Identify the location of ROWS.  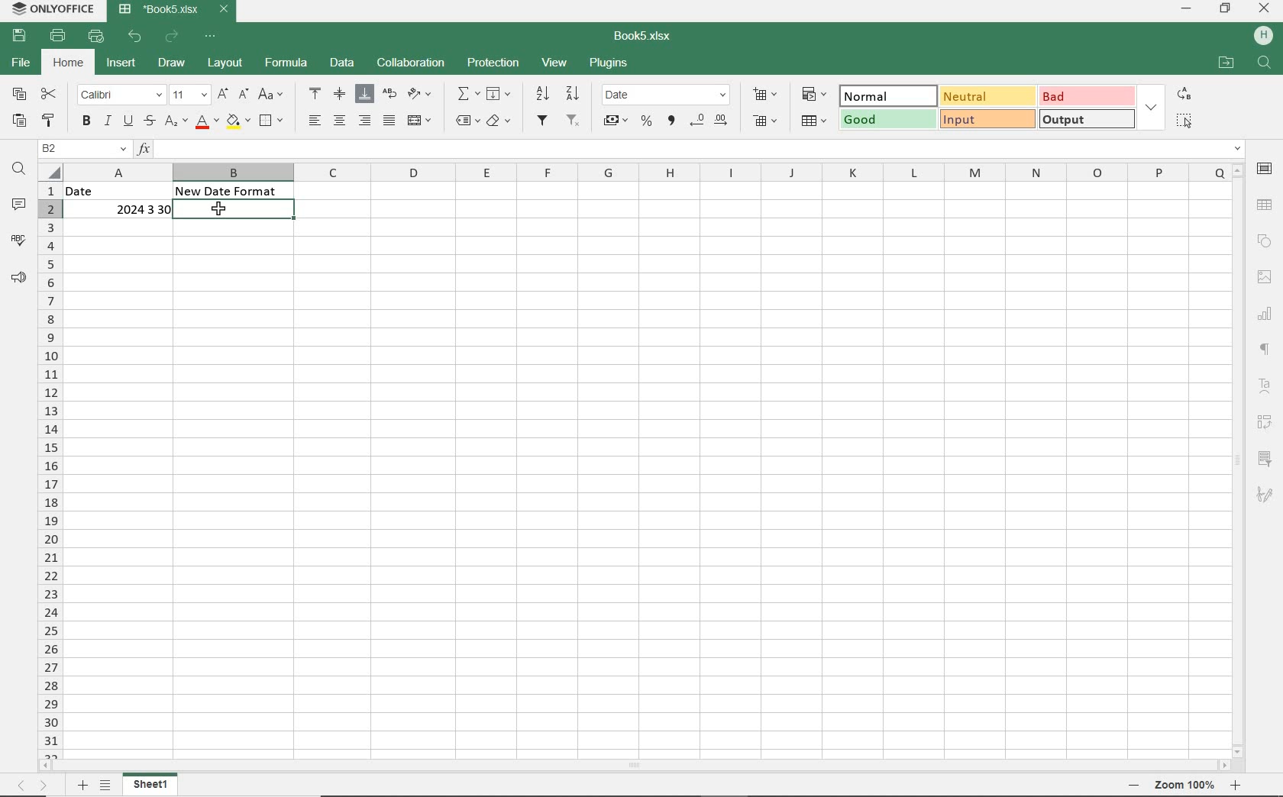
(48, 460).